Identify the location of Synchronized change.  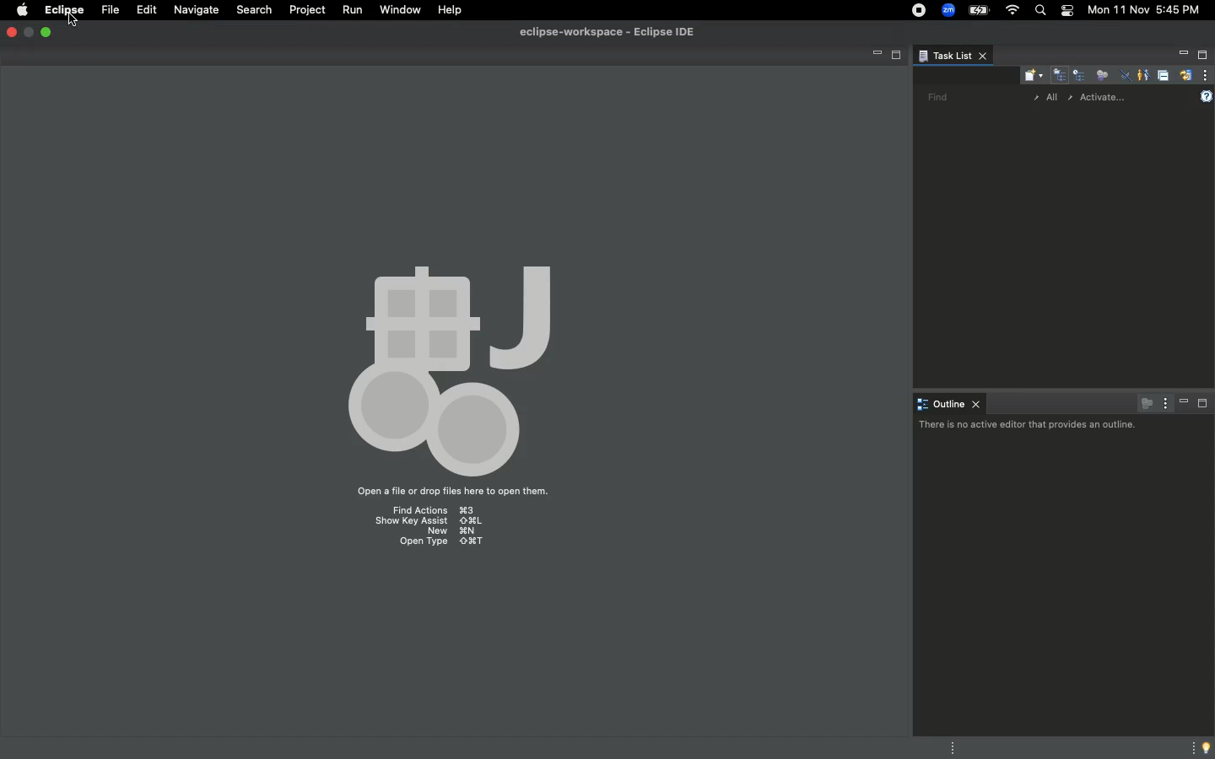
(1185, 73).